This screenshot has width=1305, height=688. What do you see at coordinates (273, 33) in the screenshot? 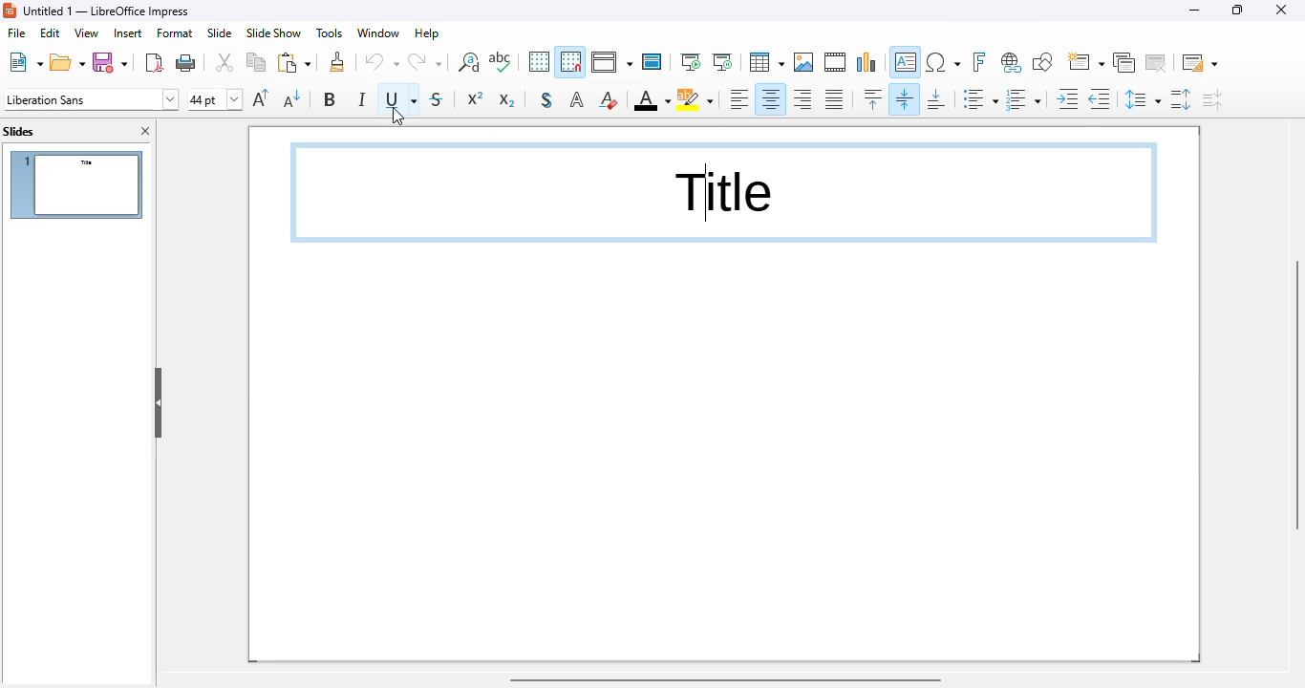
I see `slide show` at bounding box center [273, 33].